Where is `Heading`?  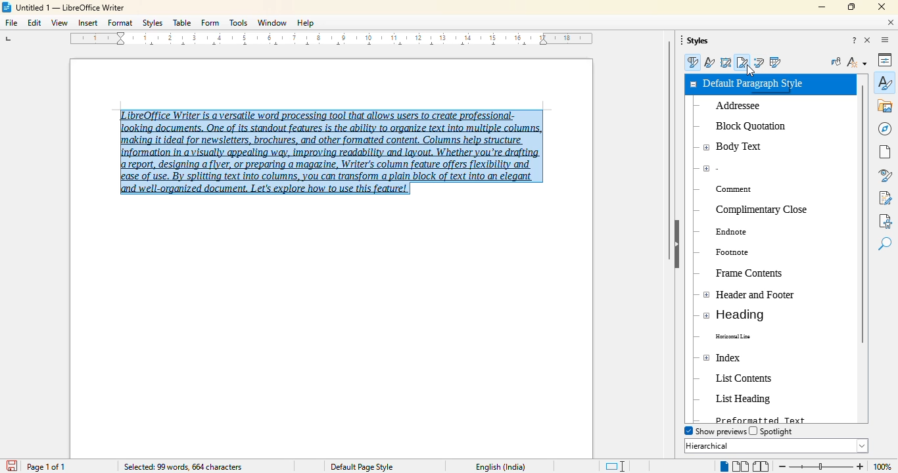
Heading is located at coordinates (747, 315).